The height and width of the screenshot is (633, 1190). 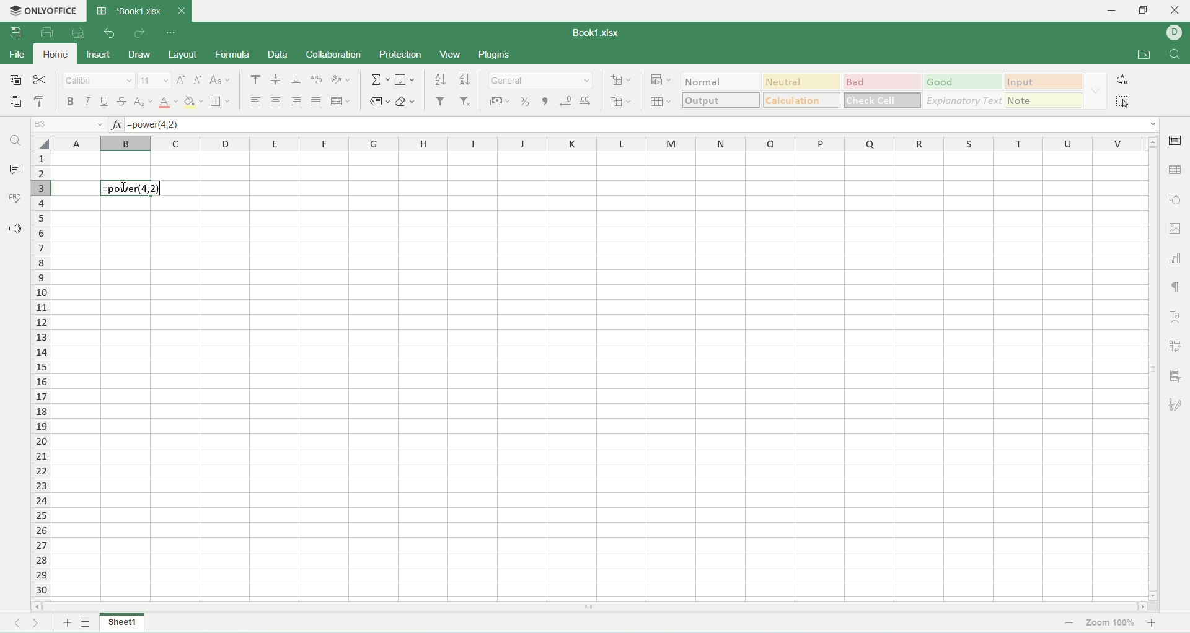 I want to click on chart setting, so click(x=1176, y=255).